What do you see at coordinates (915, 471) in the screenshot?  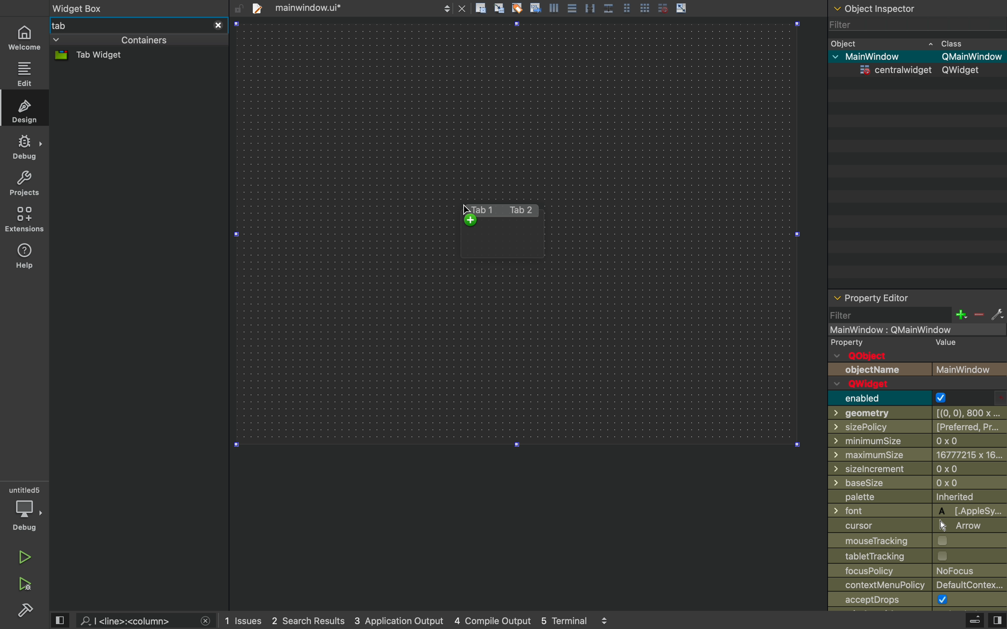 I see `` at bounding box center [915, 471].